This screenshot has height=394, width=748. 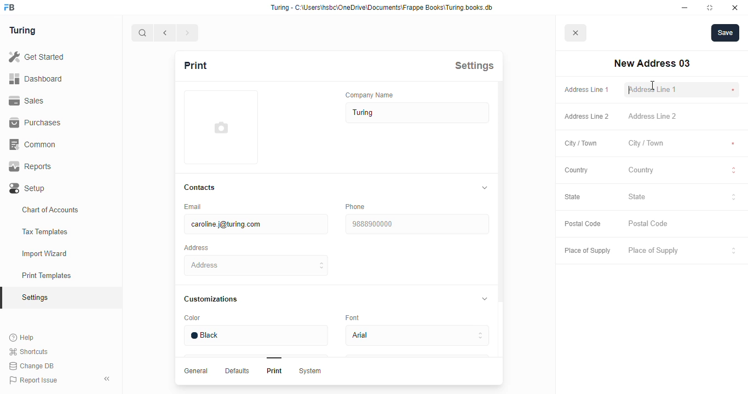 What do you see at coordinates (735, 8) in the screenshot?
I see `close` at bounding box center [735, 8].